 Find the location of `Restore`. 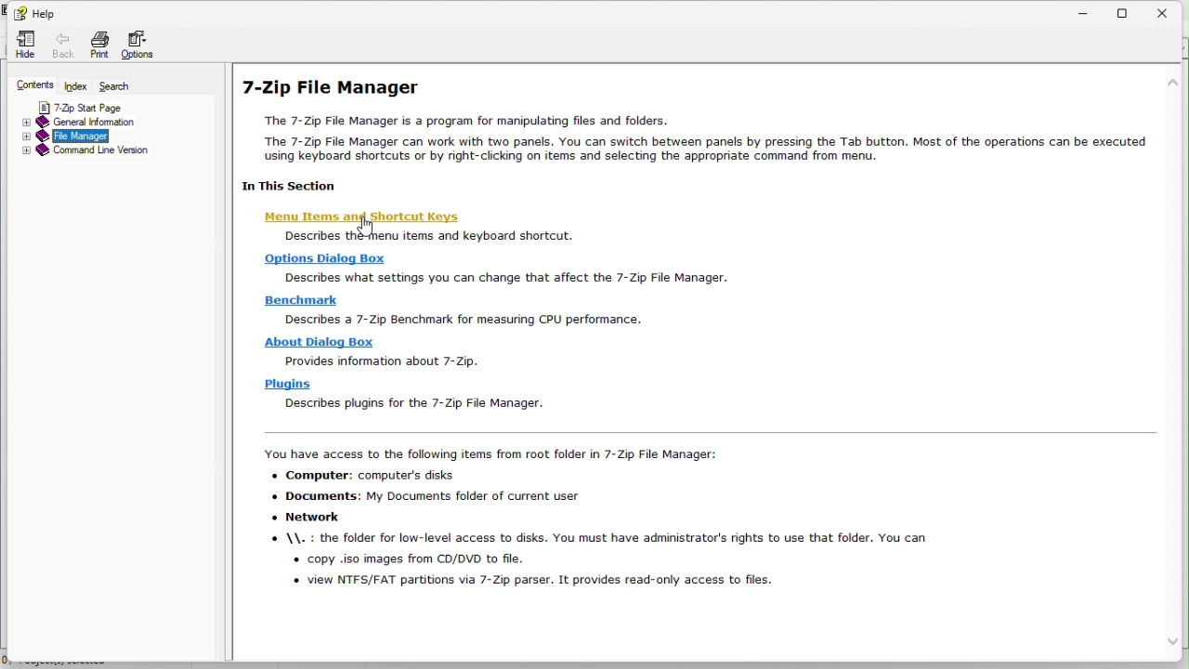

Restore is located at coordinates (1129, 11).